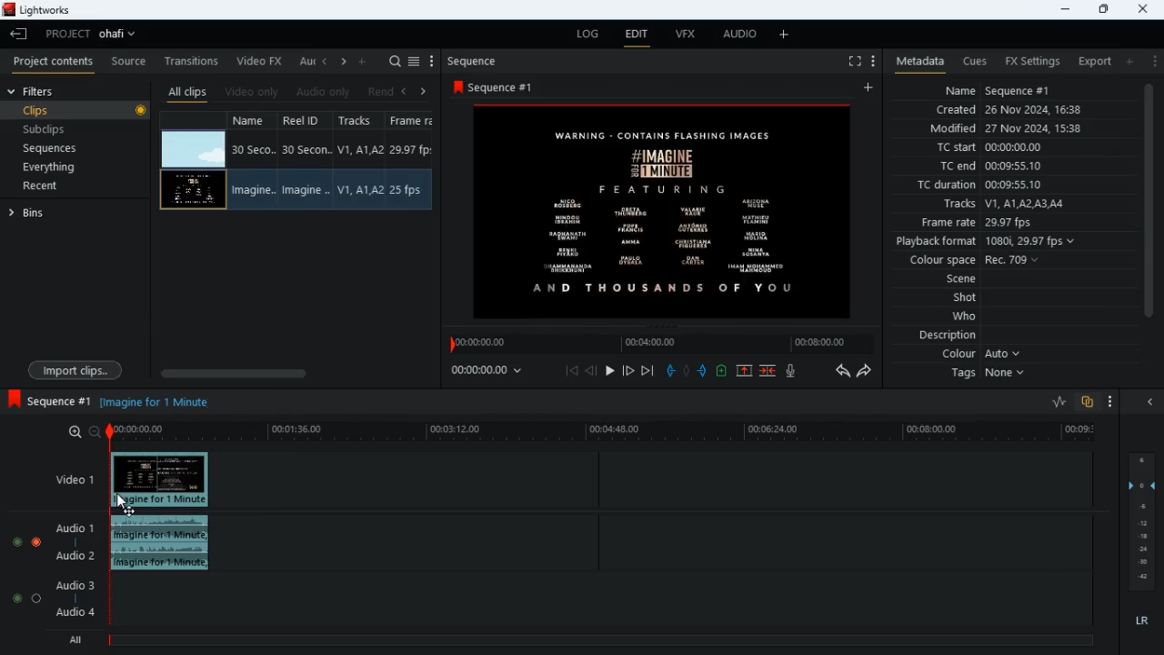 This screenshot has height=655, width=1164. What do you see at coordinates (960, 317) in the screenshot?
I see `who` at bounding box center [960, 317].